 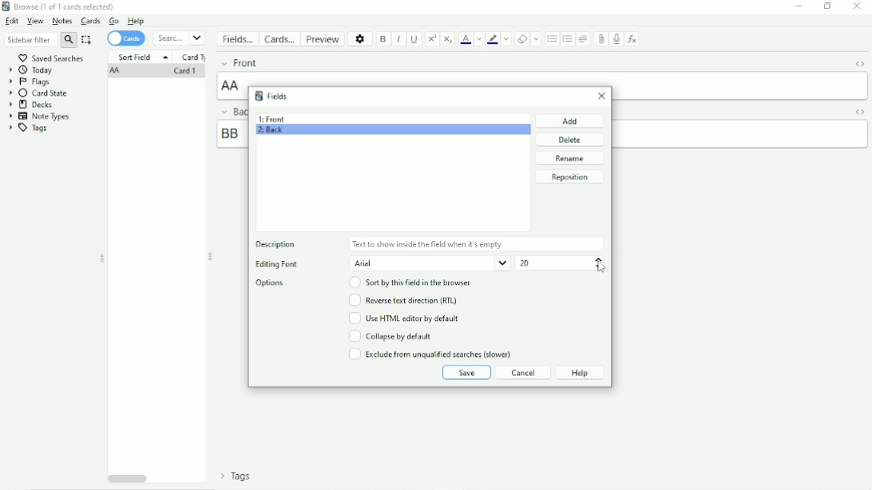 I want to click on Record audio, so click(x=615, y=39).